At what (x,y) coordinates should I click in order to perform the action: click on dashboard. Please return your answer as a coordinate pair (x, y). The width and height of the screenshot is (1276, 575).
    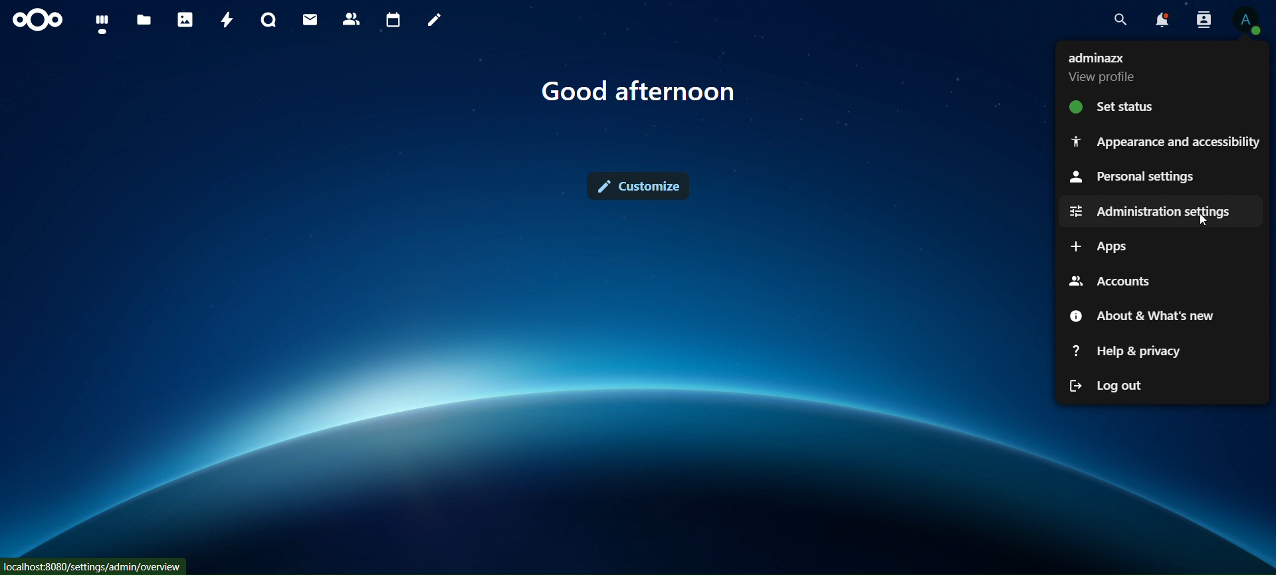
    Looking at the image, I should click on (103, 22).